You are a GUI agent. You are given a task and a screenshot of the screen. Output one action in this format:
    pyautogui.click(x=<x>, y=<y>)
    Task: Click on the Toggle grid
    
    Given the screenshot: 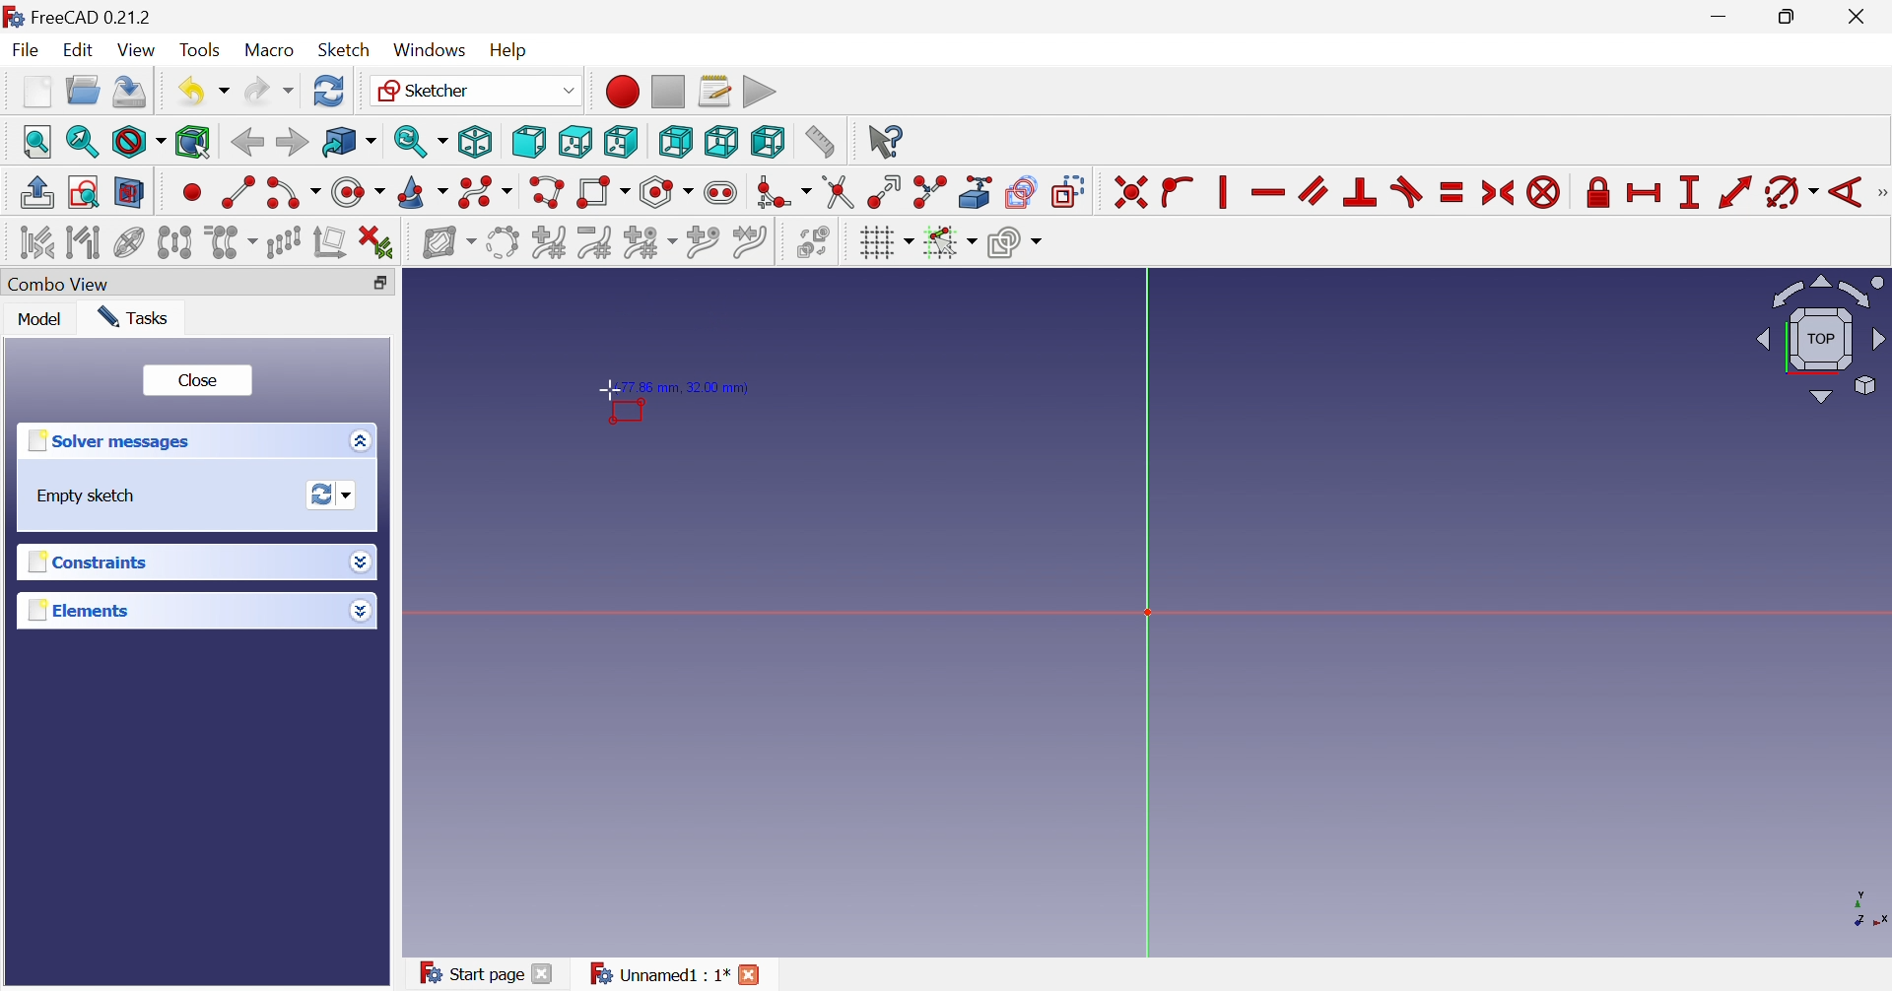 What is the action you would take?
    pyautogui.click(x=886, y=243)
    